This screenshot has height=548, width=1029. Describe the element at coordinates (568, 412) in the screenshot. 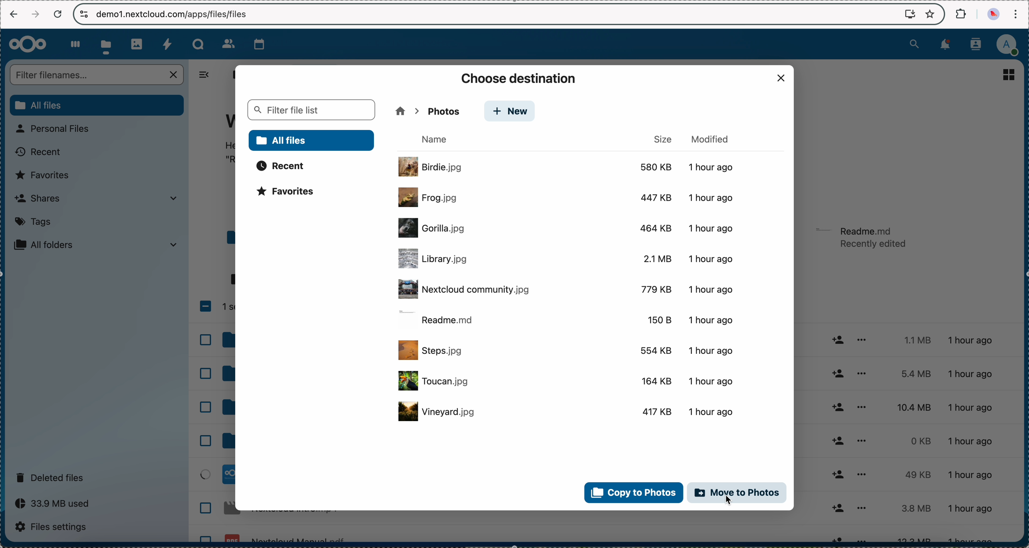

I see `file` at that location.